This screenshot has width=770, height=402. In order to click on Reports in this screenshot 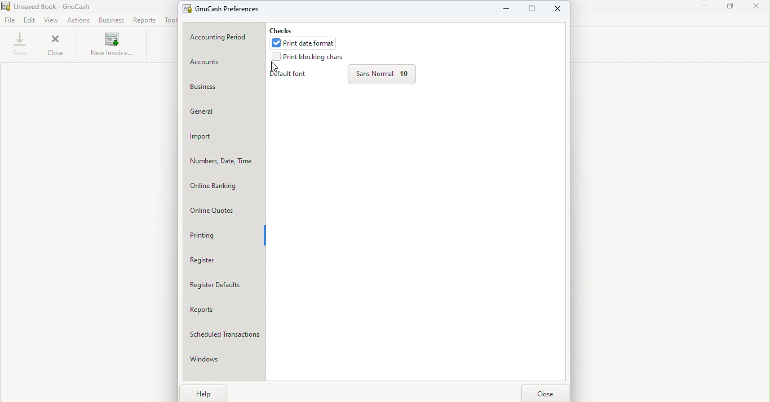, I will do `click(225, 312)`.